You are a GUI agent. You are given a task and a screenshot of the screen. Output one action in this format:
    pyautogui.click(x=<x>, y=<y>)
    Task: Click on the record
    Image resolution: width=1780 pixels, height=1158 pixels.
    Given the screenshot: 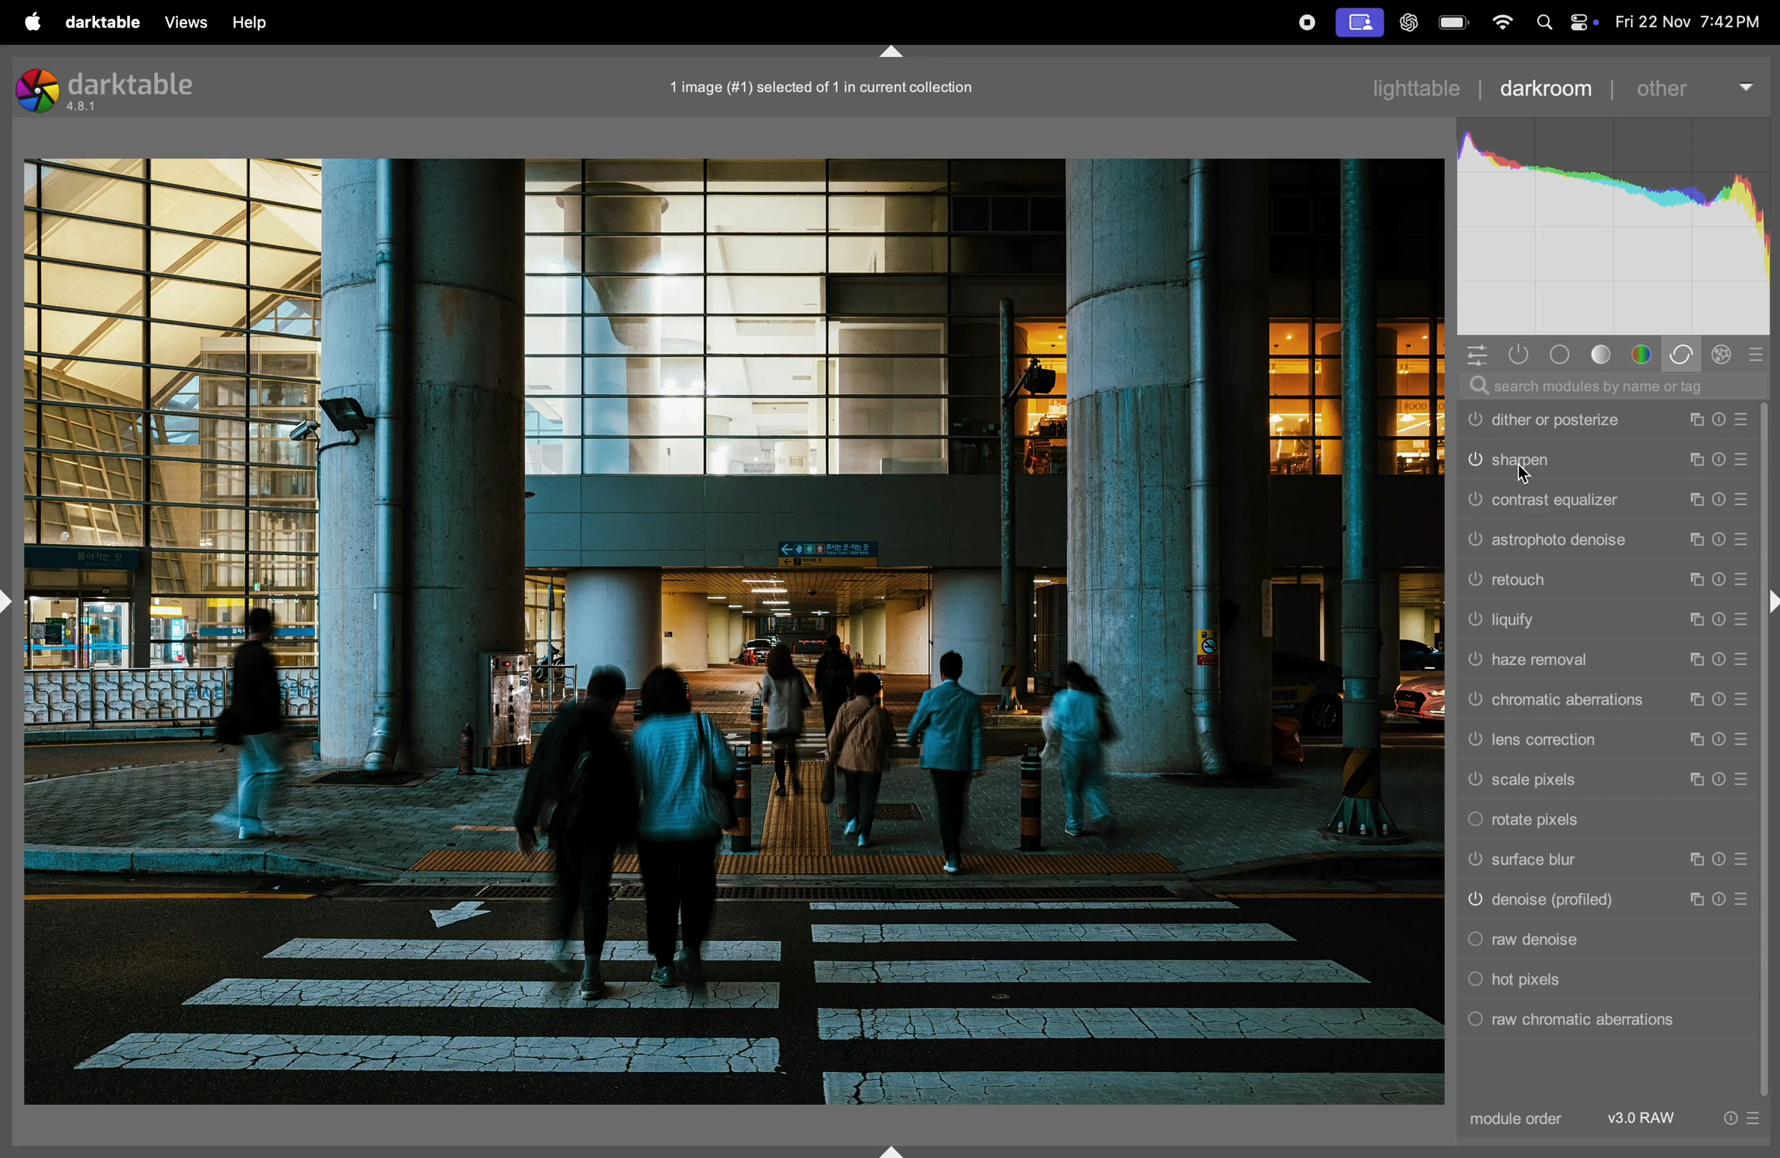 What is the action you would take?
    pyautogui.click(x=1307, y=22)
    